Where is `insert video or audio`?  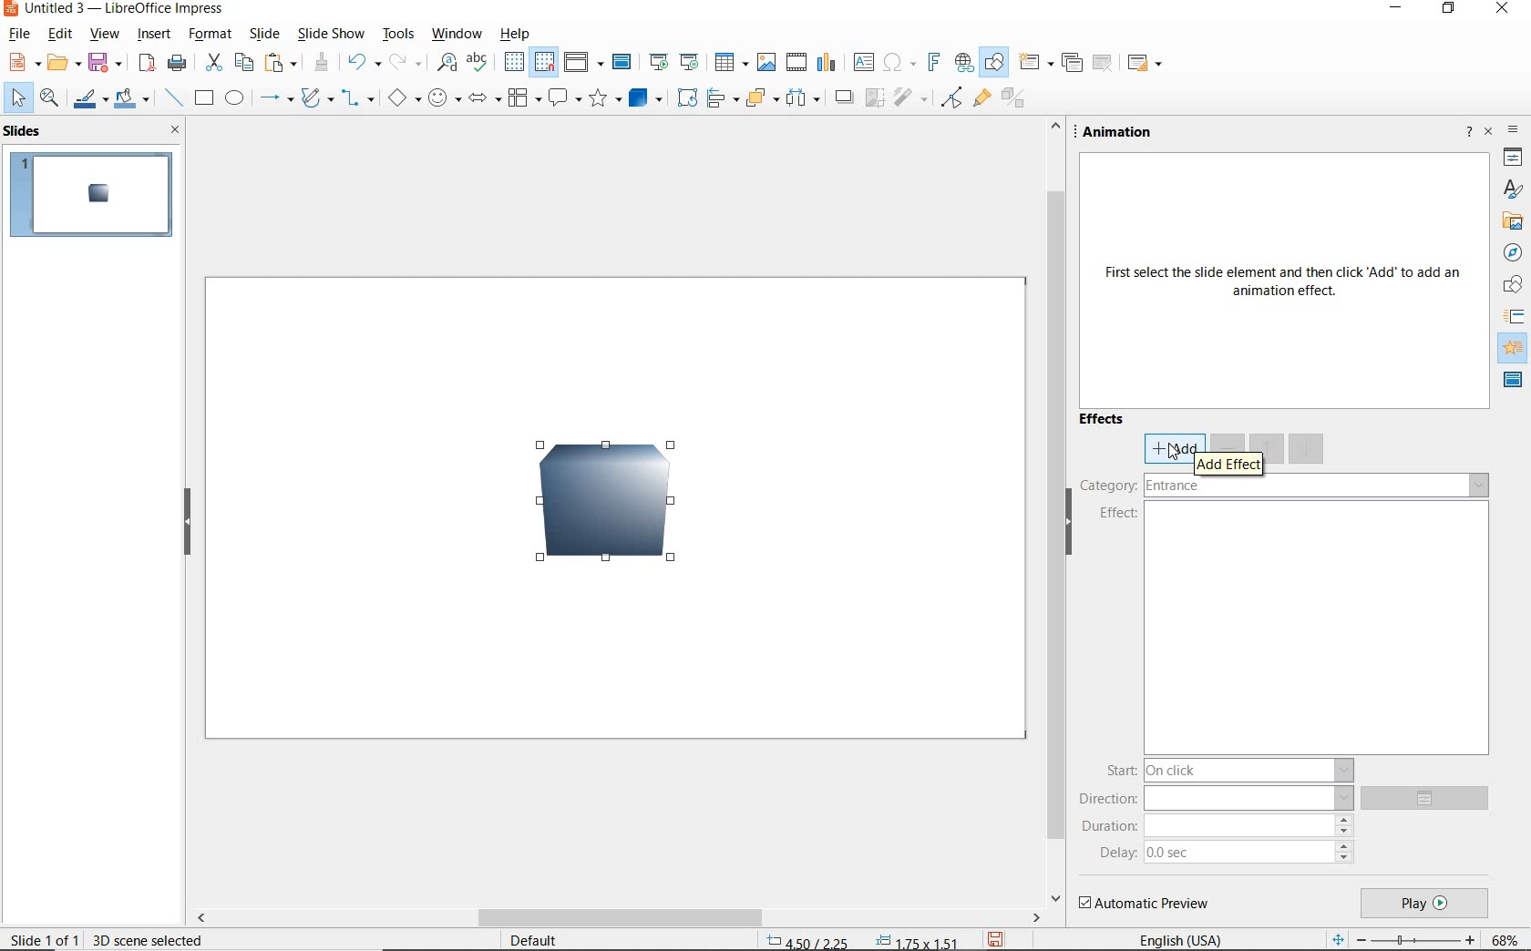 insert video or audio is located at coordinates (798, 63).